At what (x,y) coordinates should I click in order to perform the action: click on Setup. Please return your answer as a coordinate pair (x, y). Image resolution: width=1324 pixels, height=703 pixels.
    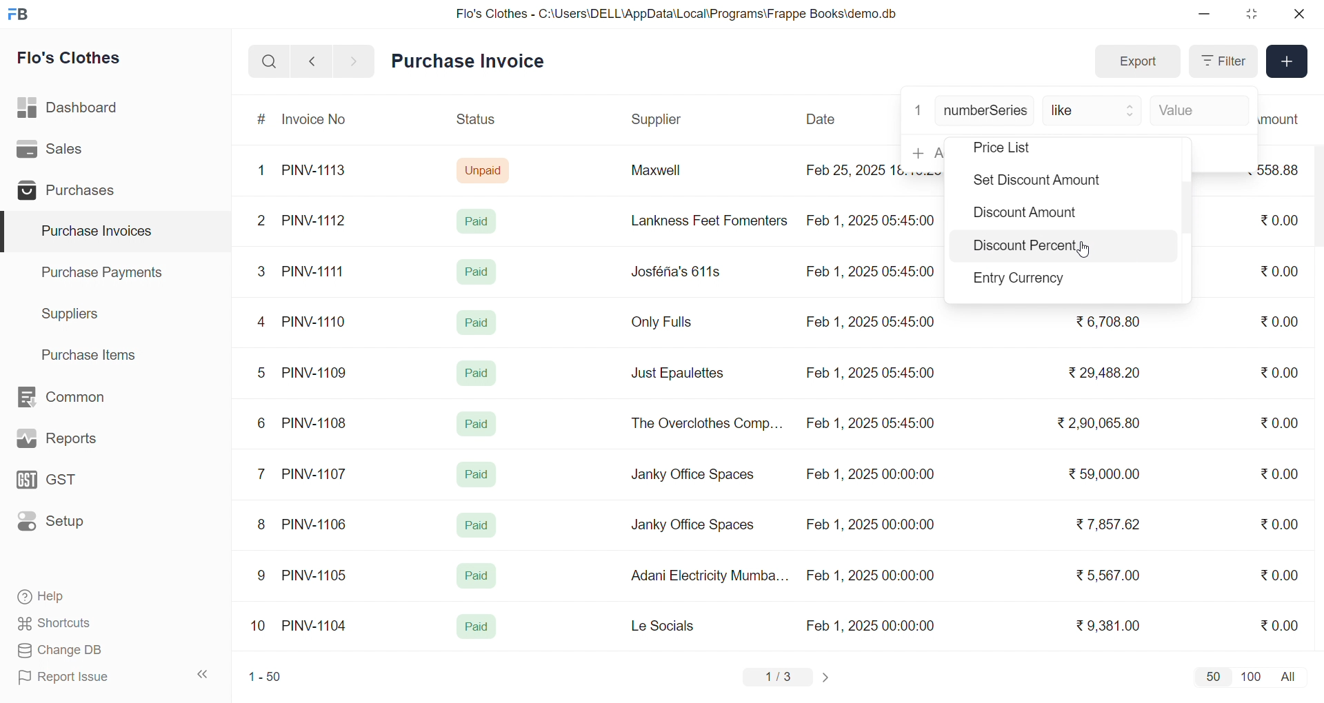
    Looking at the image, I should click on (72, 526).